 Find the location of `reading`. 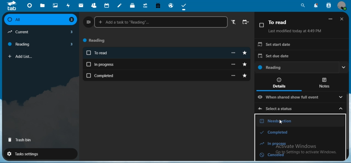

reading is located at coordinates (41, 44).